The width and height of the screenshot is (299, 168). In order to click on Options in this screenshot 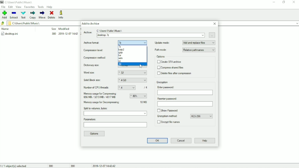, I will do `click(160, 57)`.